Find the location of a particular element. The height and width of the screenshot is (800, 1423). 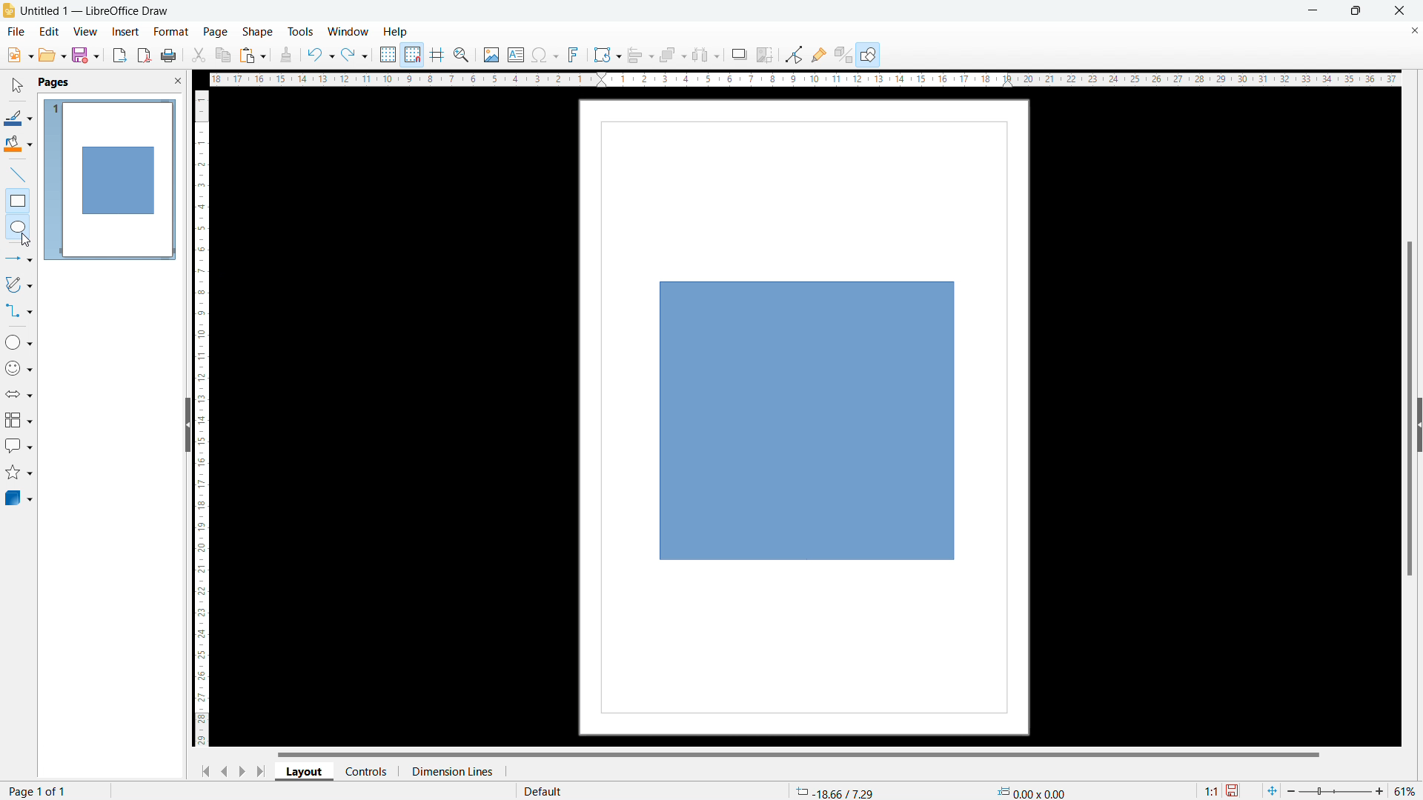

basic shapes is located at coordinates (19, 341).